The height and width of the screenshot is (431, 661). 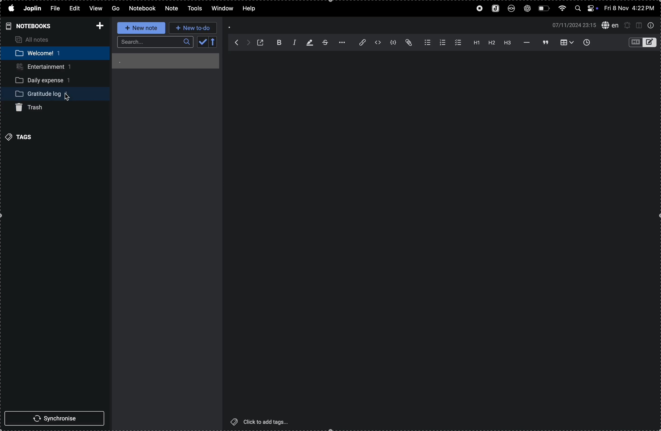 I want to click on welcome note book, so click(x=42, y=54).